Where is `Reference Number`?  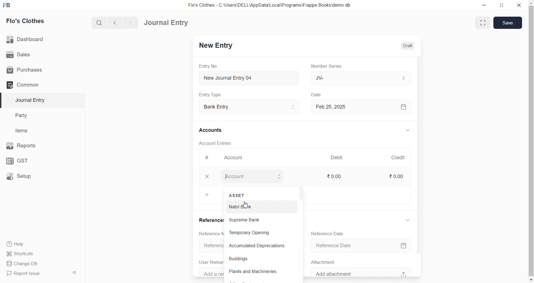 Reference Number is located at coordinates (210, 246).